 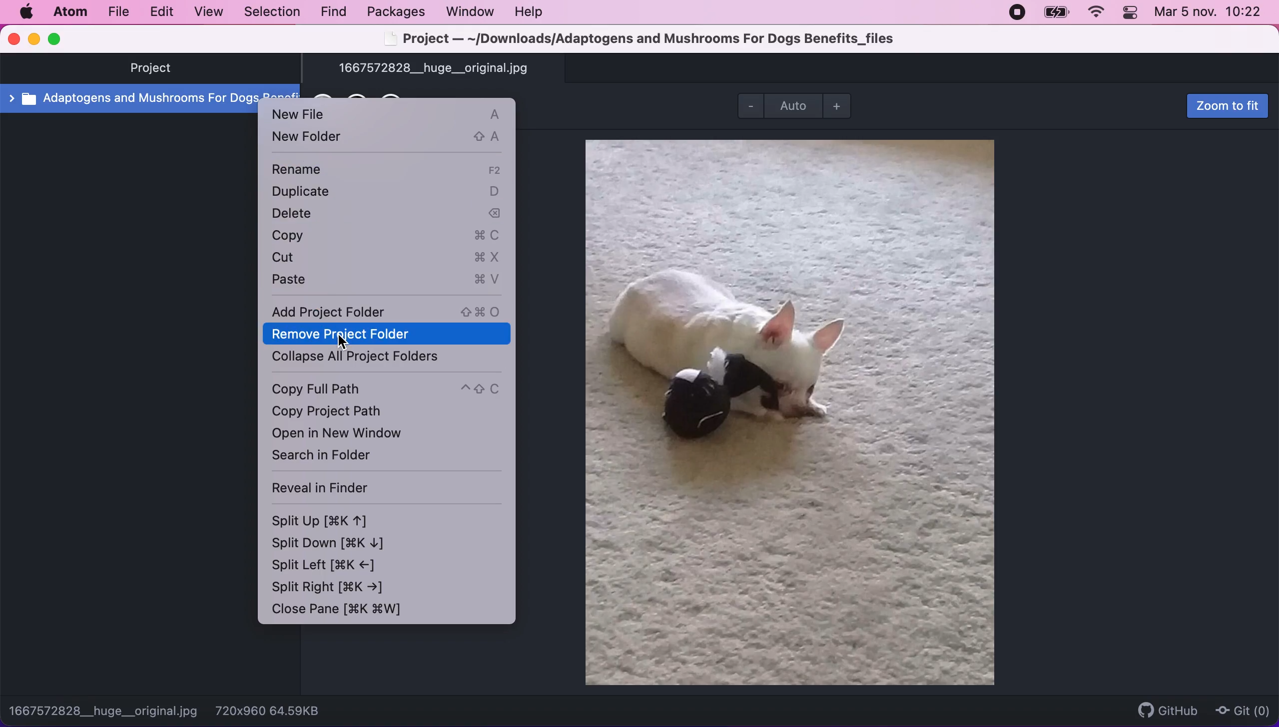 What do you see at coordinates (385, 170) in the screenshot?
I see `rename` at bounding box center [385, 170].